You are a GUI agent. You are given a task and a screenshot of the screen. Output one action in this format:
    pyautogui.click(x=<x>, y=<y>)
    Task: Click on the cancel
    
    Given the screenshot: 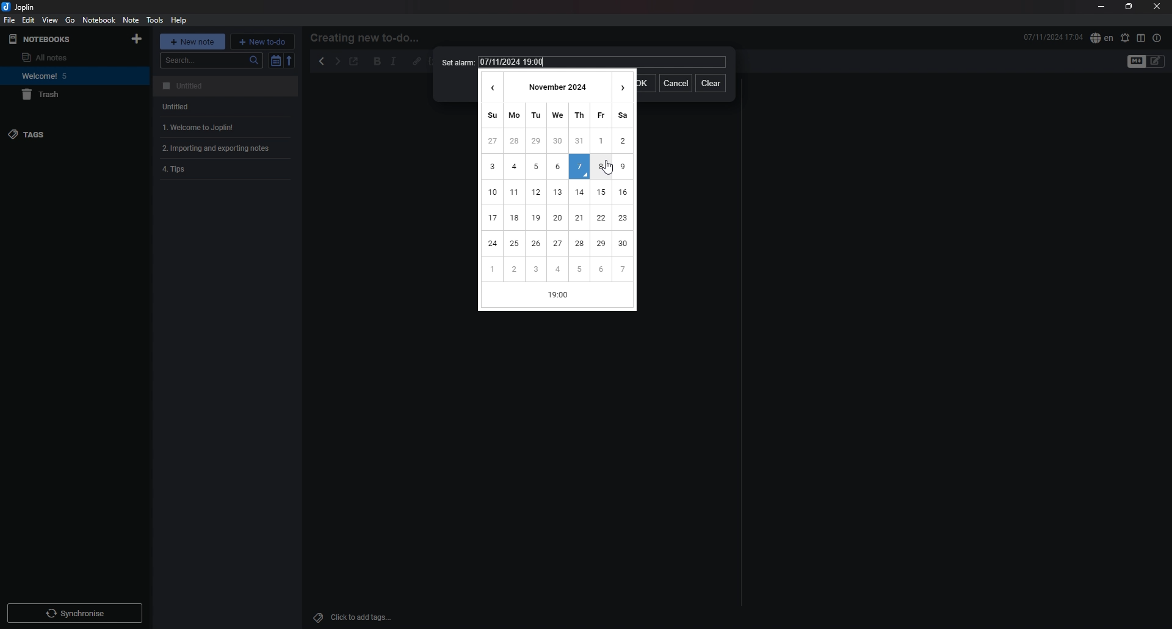 What is the action you would take?
    pyautogui.click(x=675, y=84)
    